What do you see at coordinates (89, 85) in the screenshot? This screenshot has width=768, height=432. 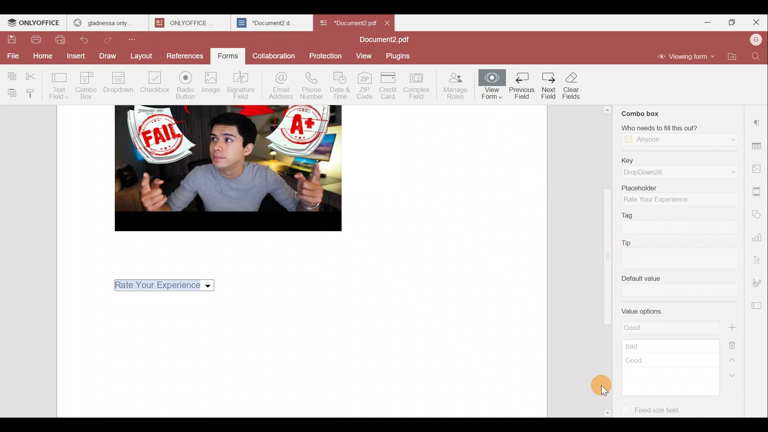 I see `Combo box` at bounding box center [89, 85].